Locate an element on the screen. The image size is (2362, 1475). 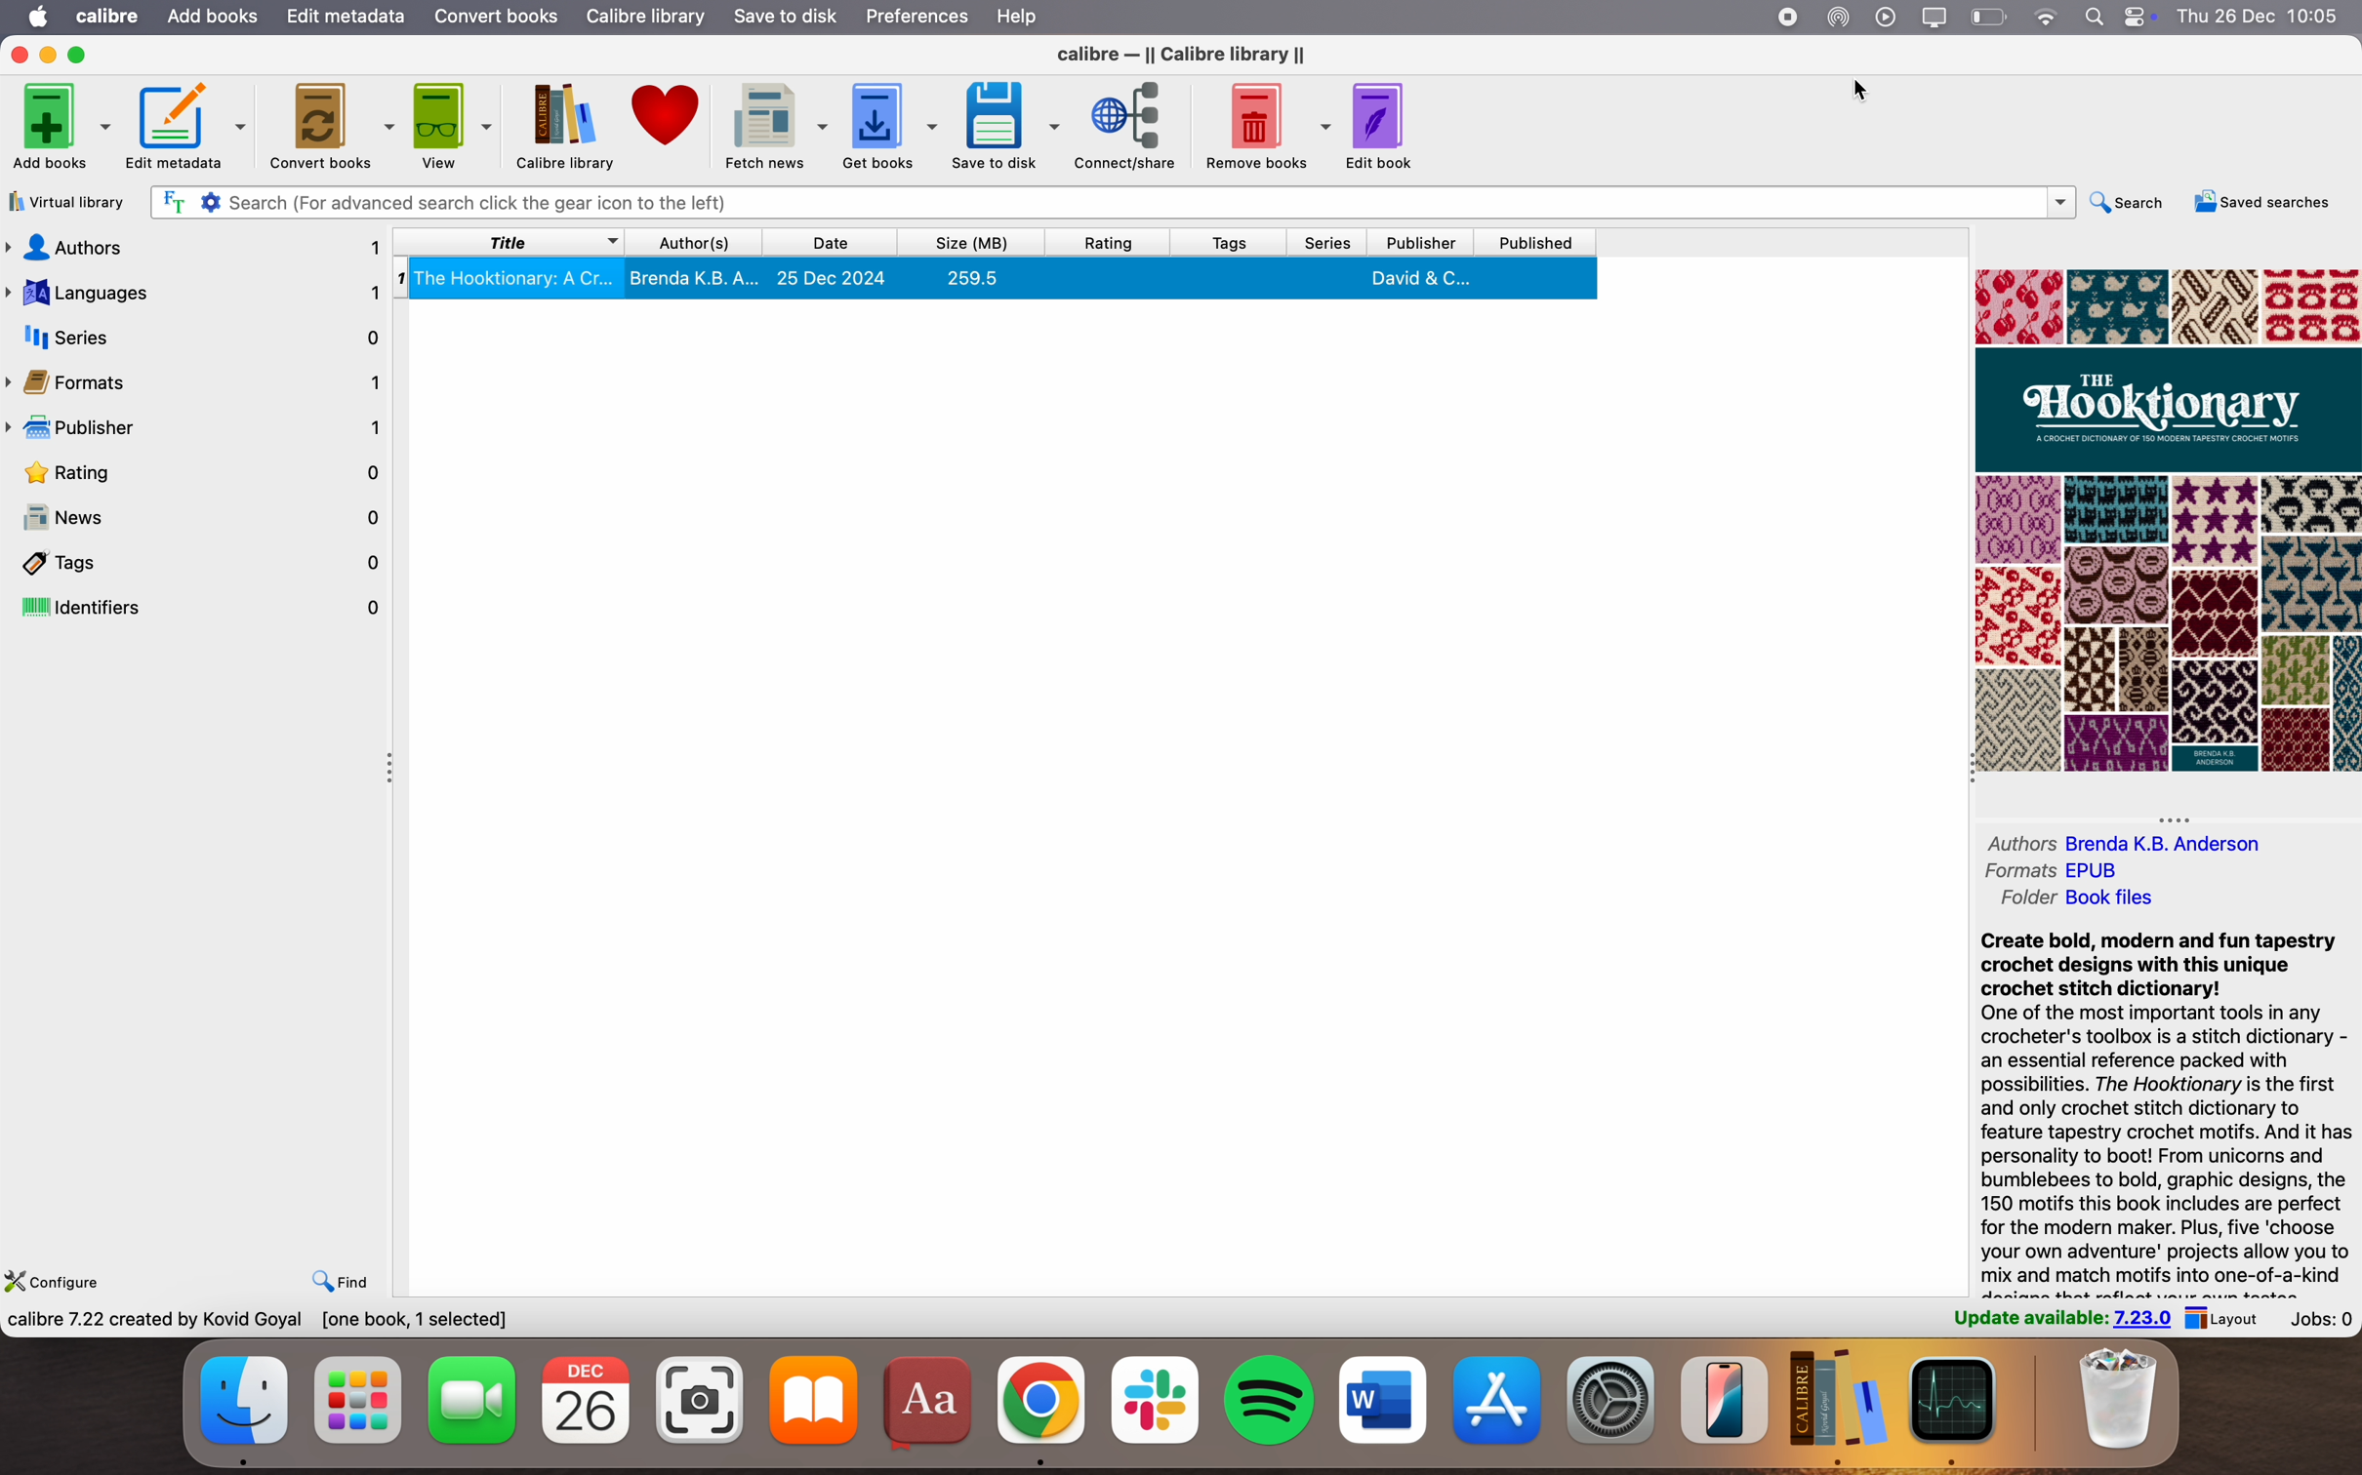
Calibre library is located at coordinates (564, 127).